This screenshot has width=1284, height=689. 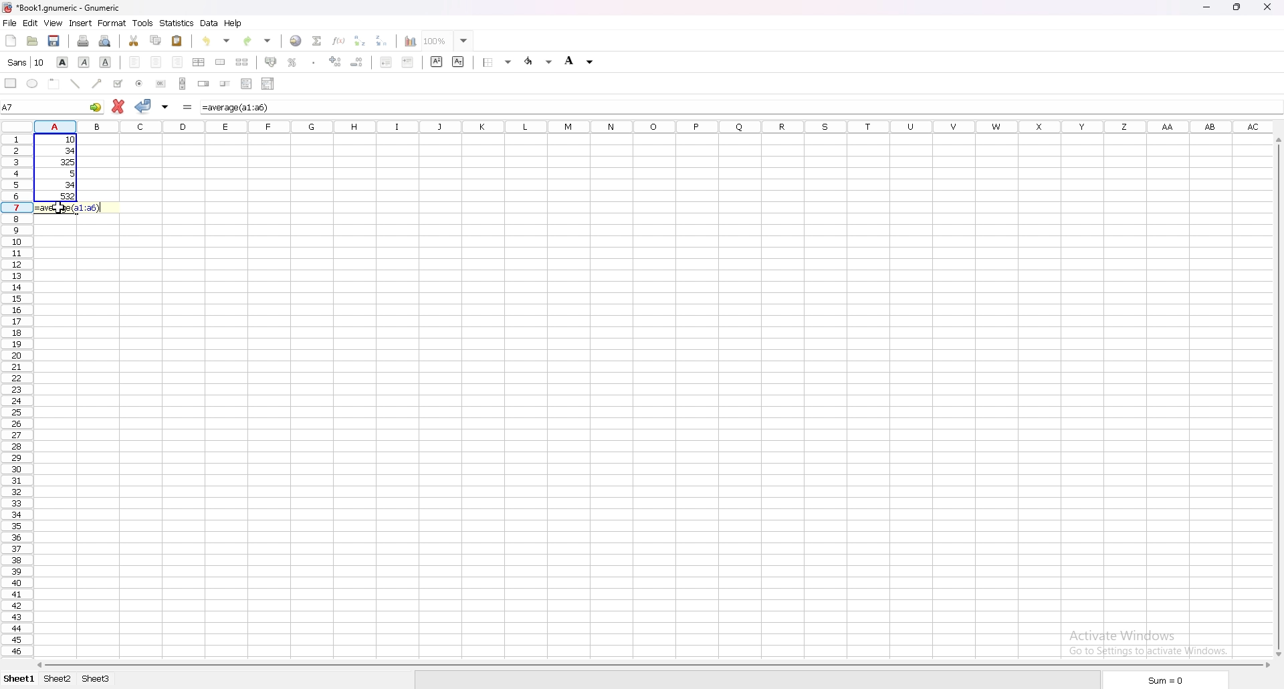 What do you see at coordinates (80, 23) in the screenshot?
I see `insert` at bounding box center [80, 23].